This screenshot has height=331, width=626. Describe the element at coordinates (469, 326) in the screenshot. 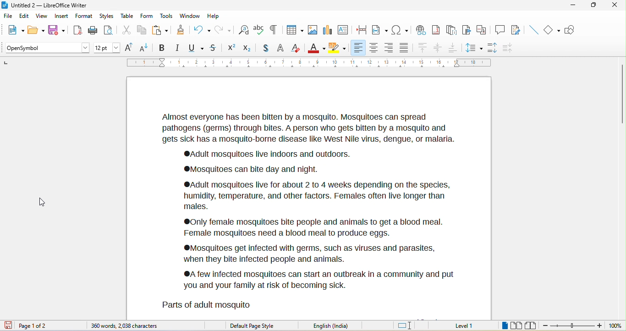

I see `level 1` at that location.